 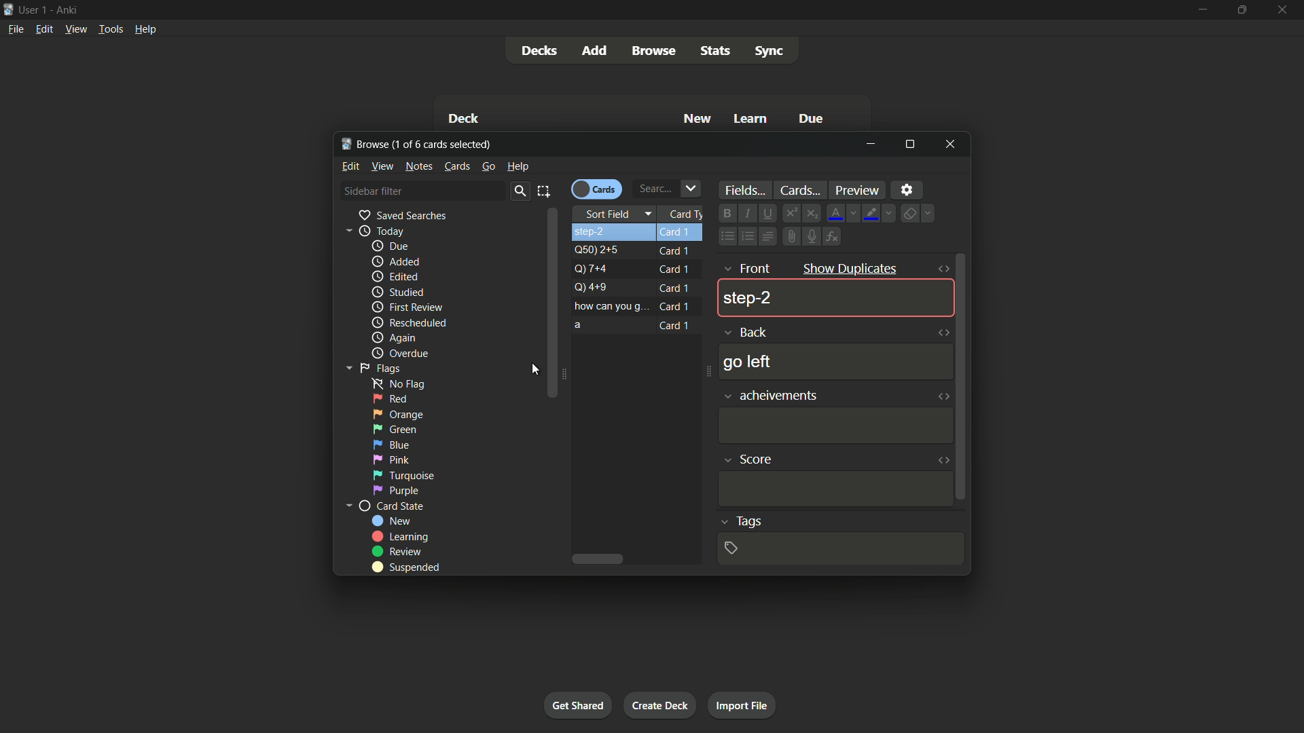 I want to click on Unordered list, so click(x=724, y=237).